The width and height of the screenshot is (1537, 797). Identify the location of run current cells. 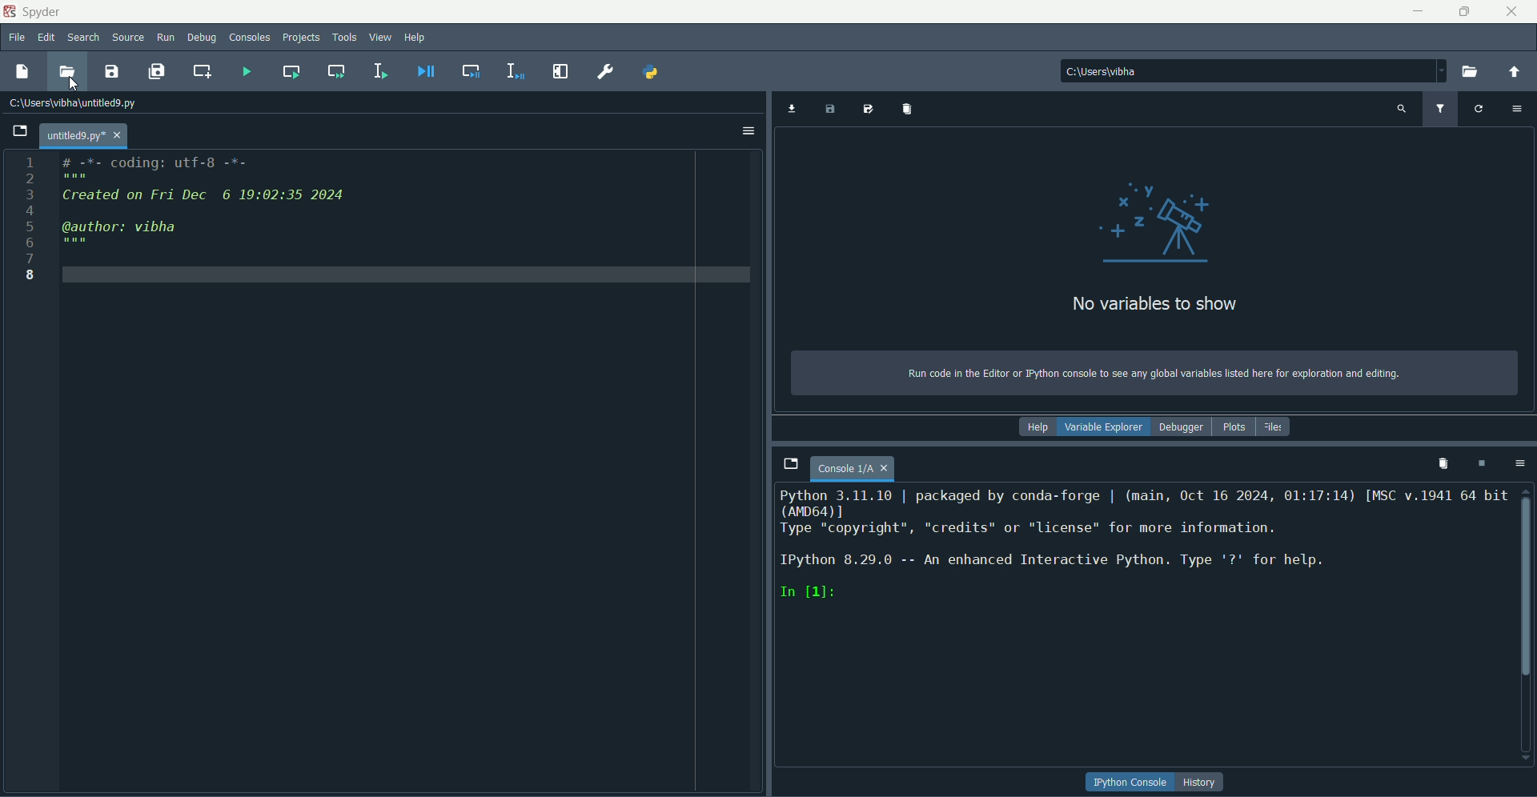
(291, 72).